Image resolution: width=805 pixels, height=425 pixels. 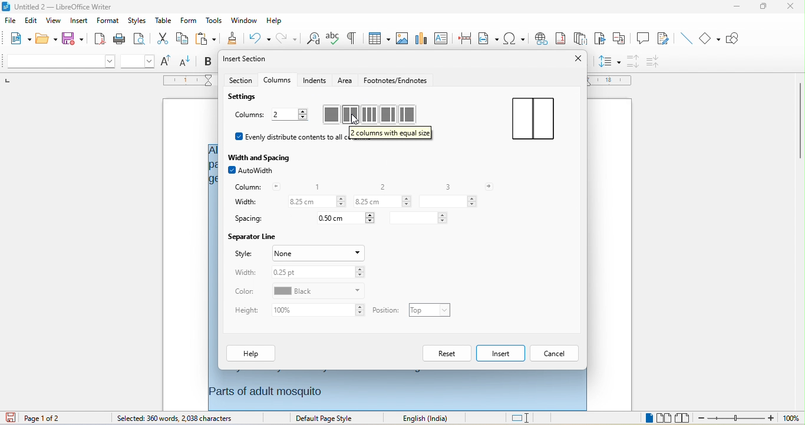 I want to click on increase size, so click(x=167, y=60).